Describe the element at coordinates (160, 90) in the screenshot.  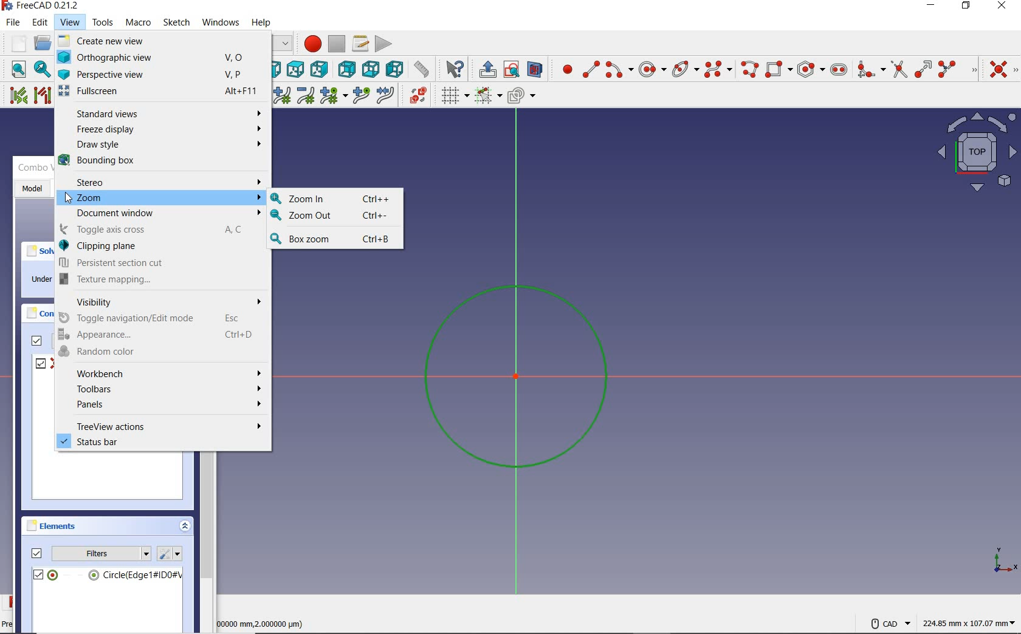
I see `Fullscreen` at that location.